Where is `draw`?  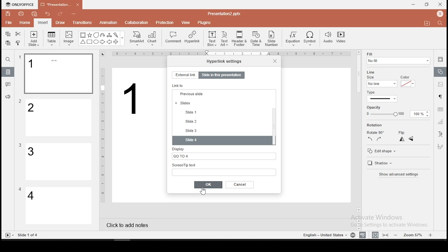 draw is located at coordinates (61, 22).